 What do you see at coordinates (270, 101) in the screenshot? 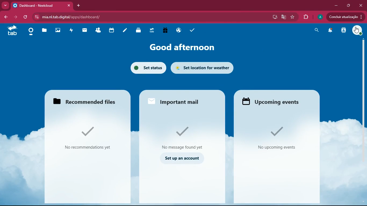
I see `upcoming events` at bounding box center [270, 101].